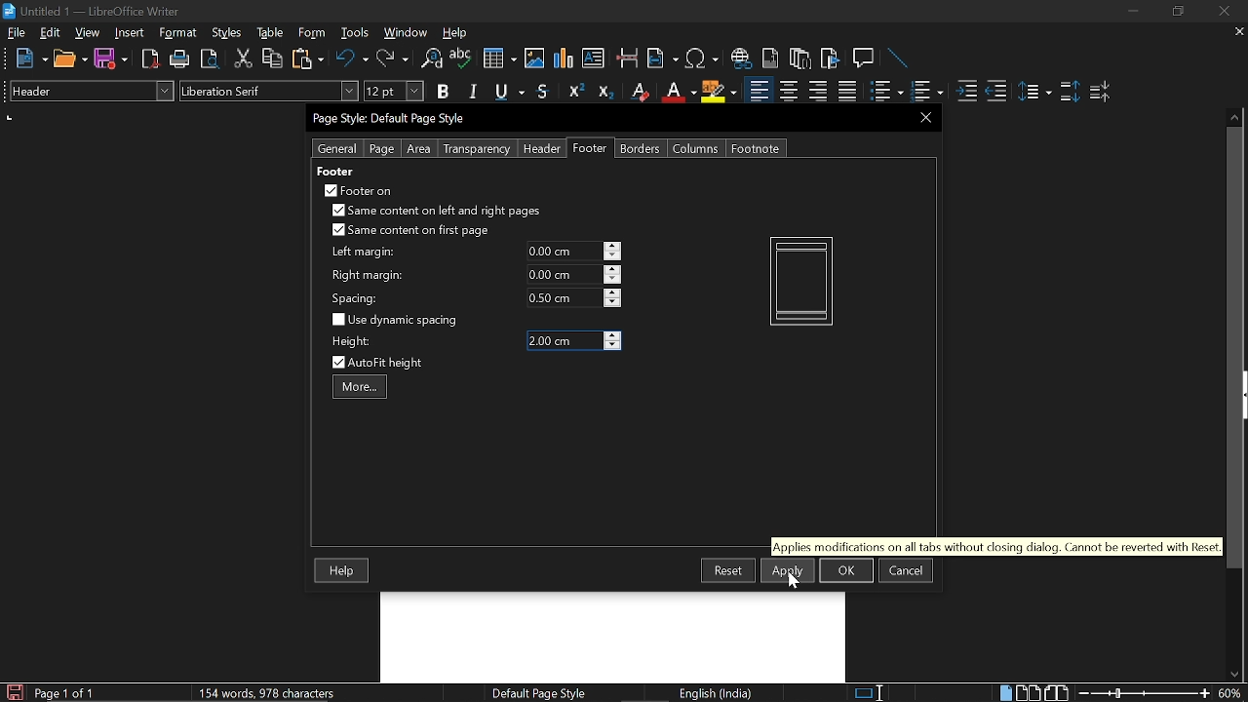 The image size is (1248, 702). What do you see at coordinates (30, 58) in the screenshot?
I see `NEw` at bounding box center [30, 58].